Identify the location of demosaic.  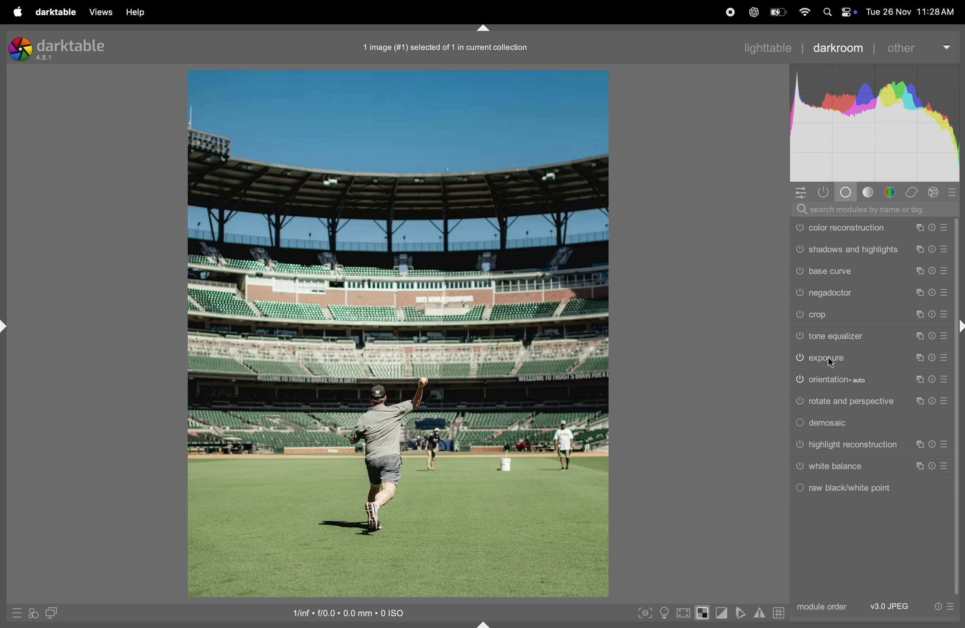
(832, 424).